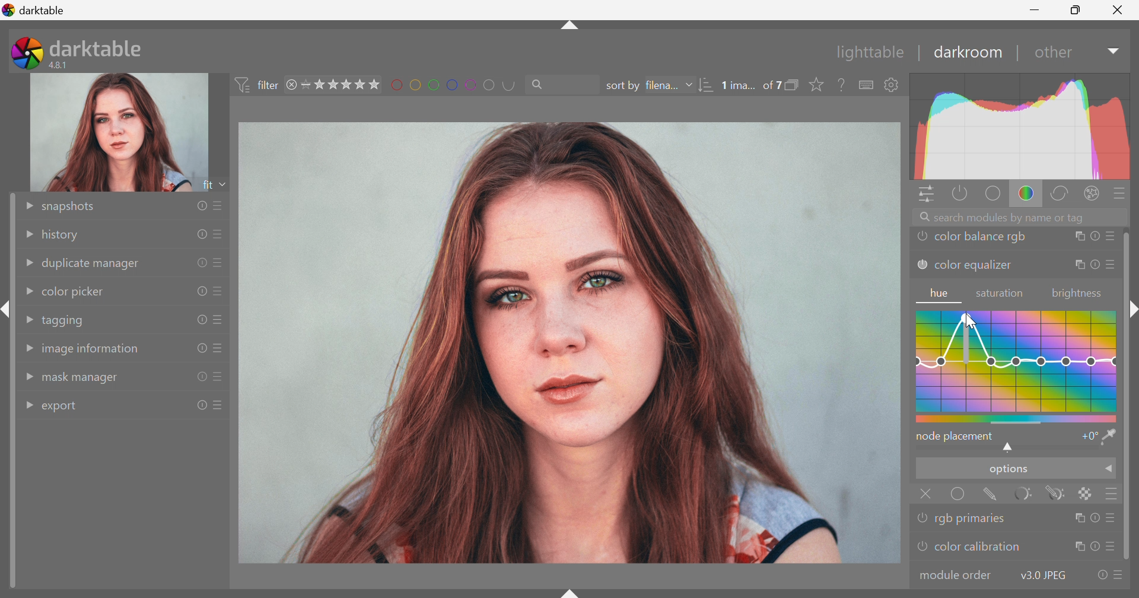 The height and width of the screenshot is (598, 1139). I want to click on collapse grouped images, so click(796, 84).